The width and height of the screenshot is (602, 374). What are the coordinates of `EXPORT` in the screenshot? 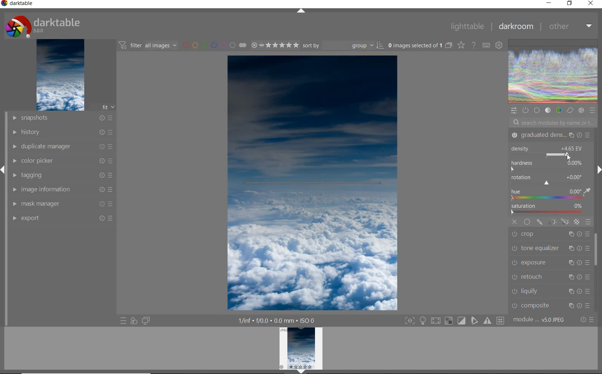 It's located at (62, 218).